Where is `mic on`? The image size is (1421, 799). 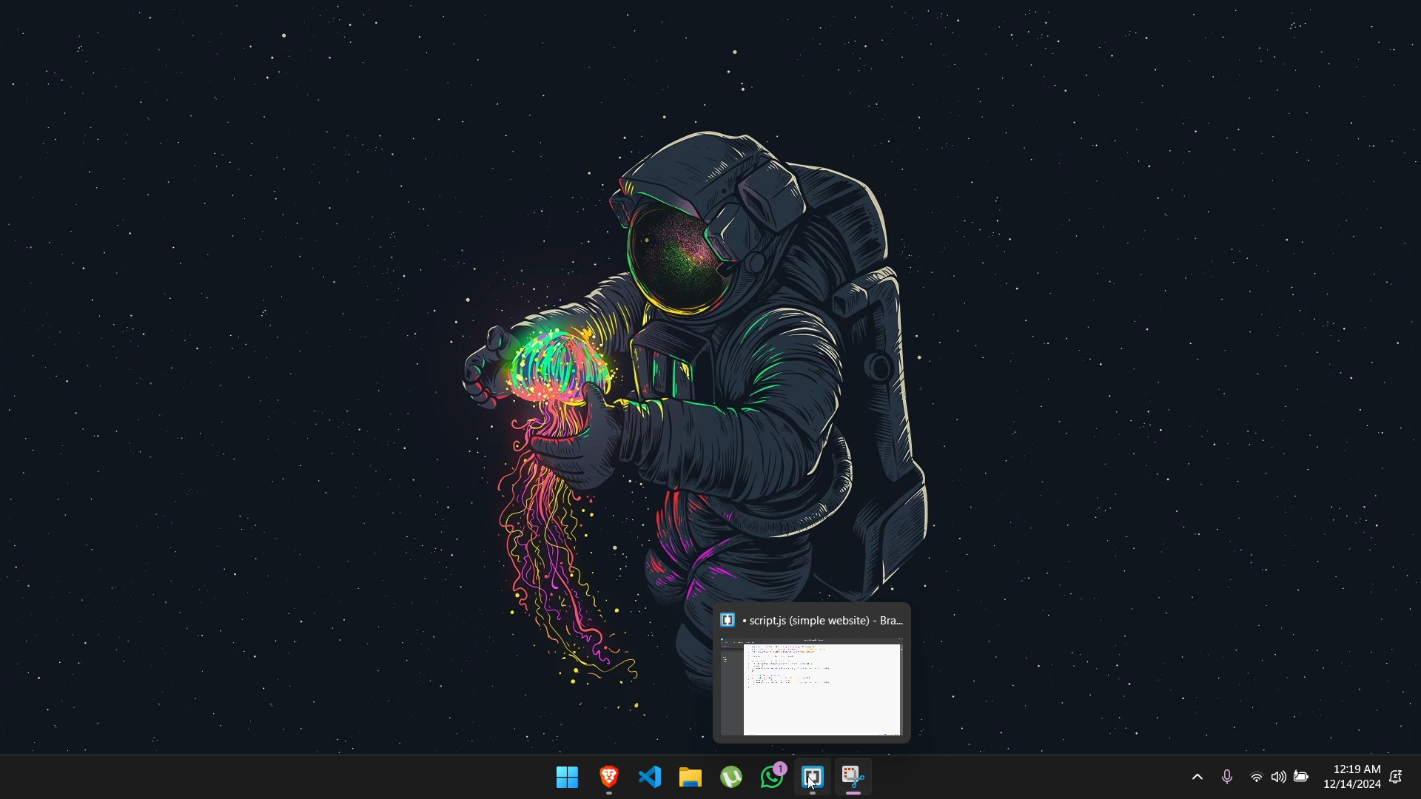
mic on is located at coordinates (1226, 776).